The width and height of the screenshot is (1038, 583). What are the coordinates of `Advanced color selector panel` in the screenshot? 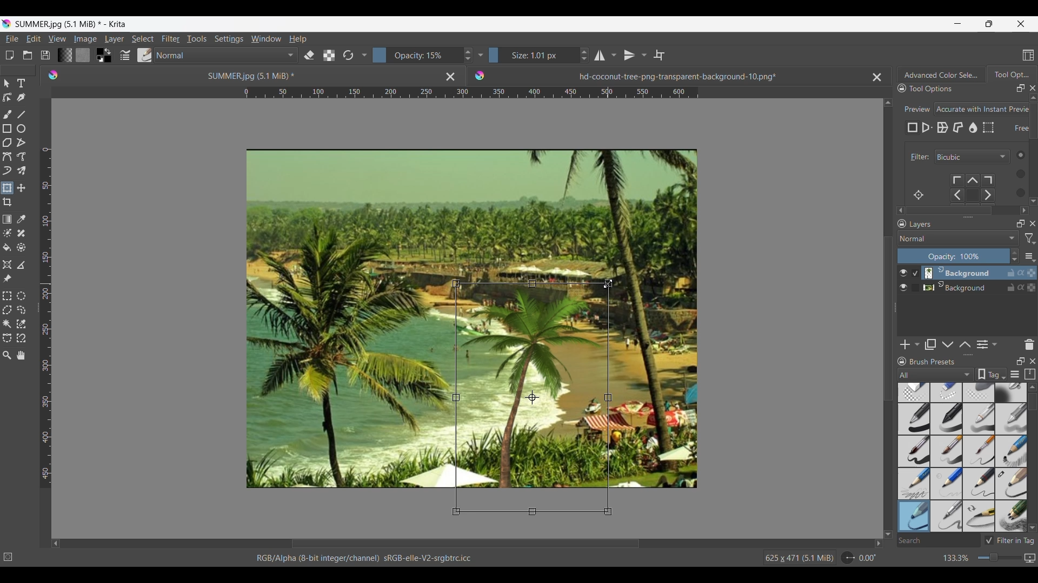 It's located at (941, 74).